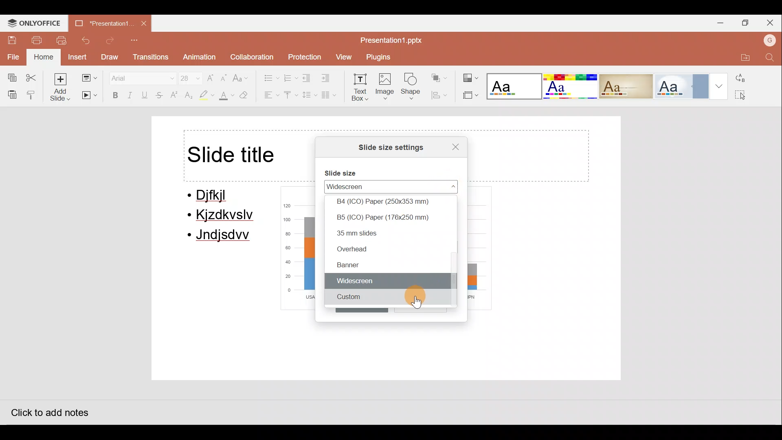  Describe the element at coordinates (686, 85) in the screenshot. I see `Theme 4` at that location.